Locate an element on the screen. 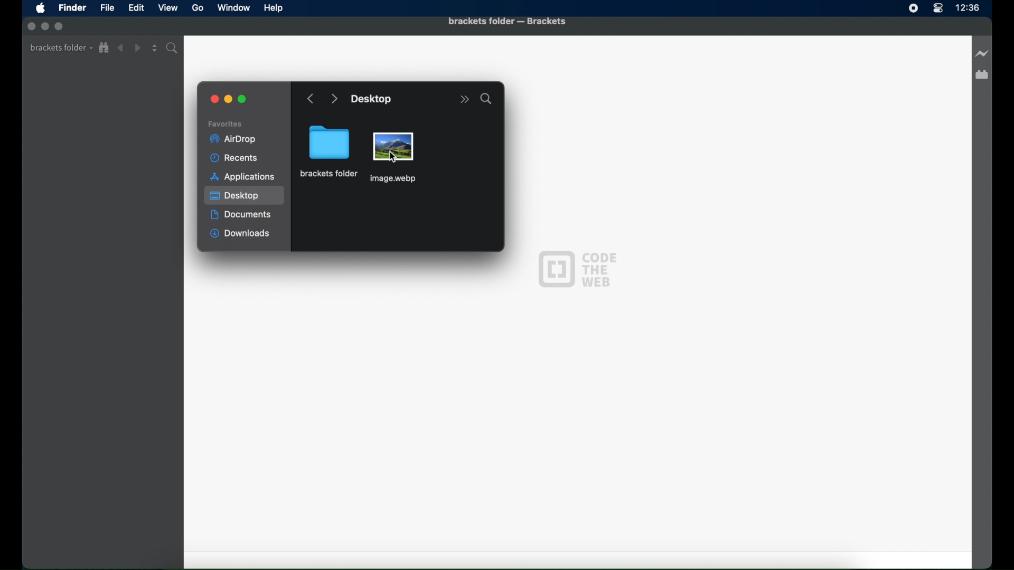  apple icon is located at coordinates (41, 9).